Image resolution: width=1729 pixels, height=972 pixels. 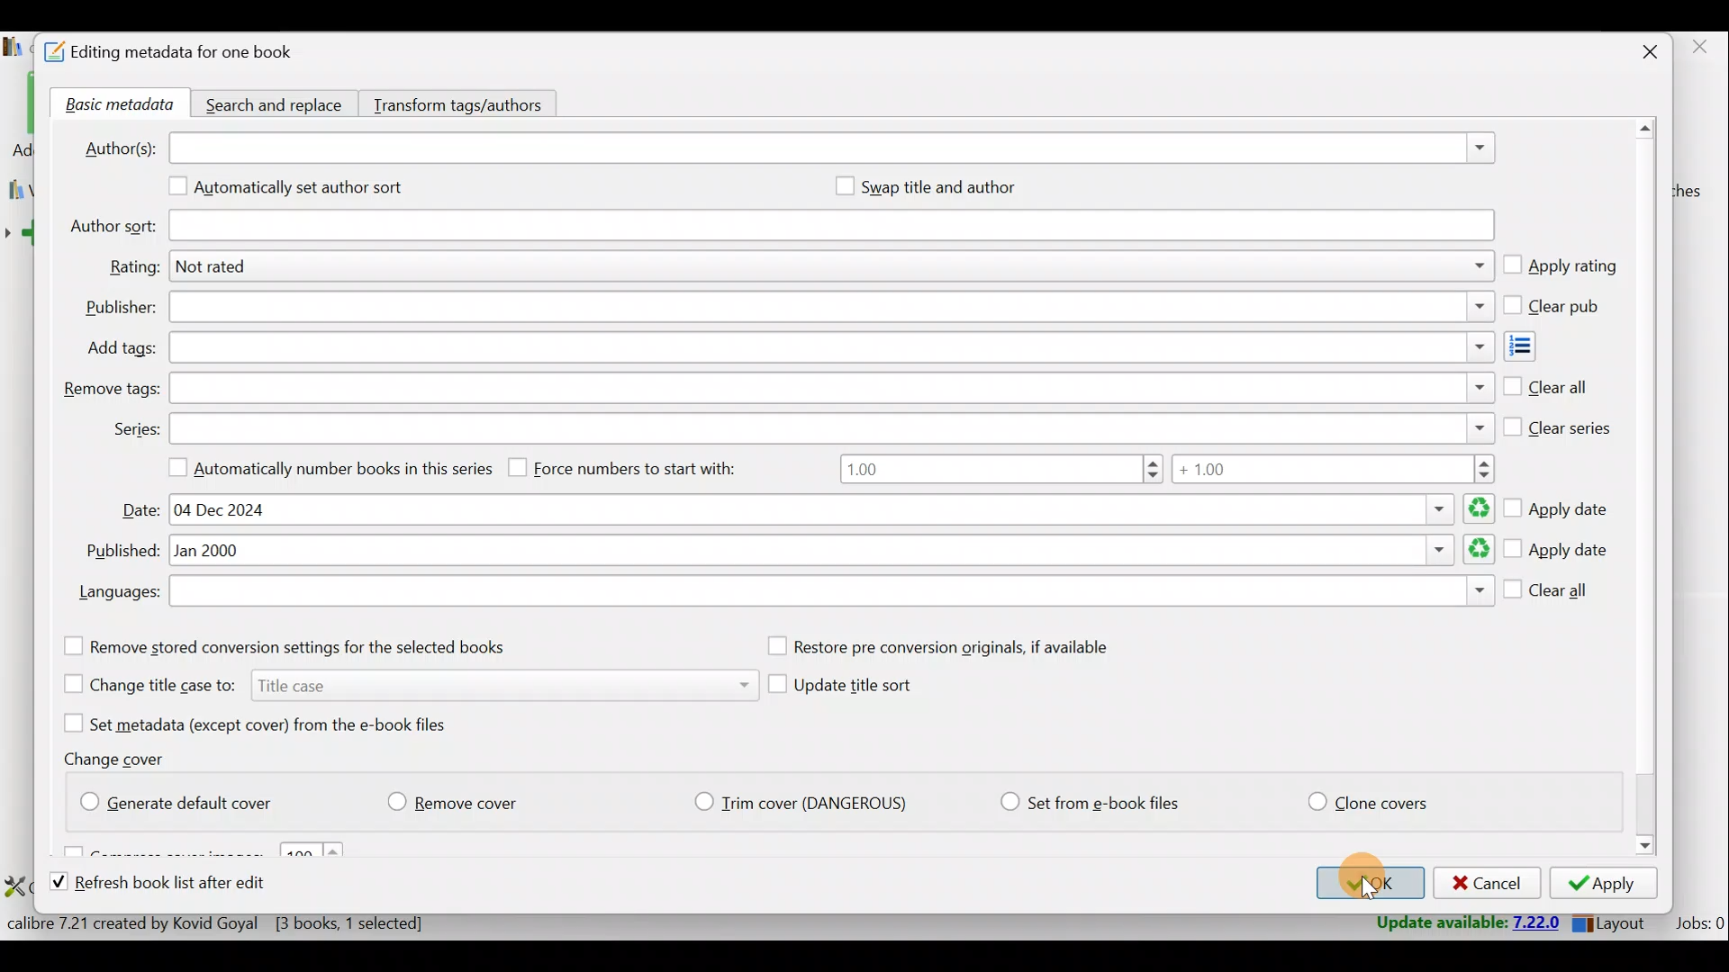 What do you see at coordinates (135, 429) in the screenshot?
I see `Series:` at bounding box center [135, 429].